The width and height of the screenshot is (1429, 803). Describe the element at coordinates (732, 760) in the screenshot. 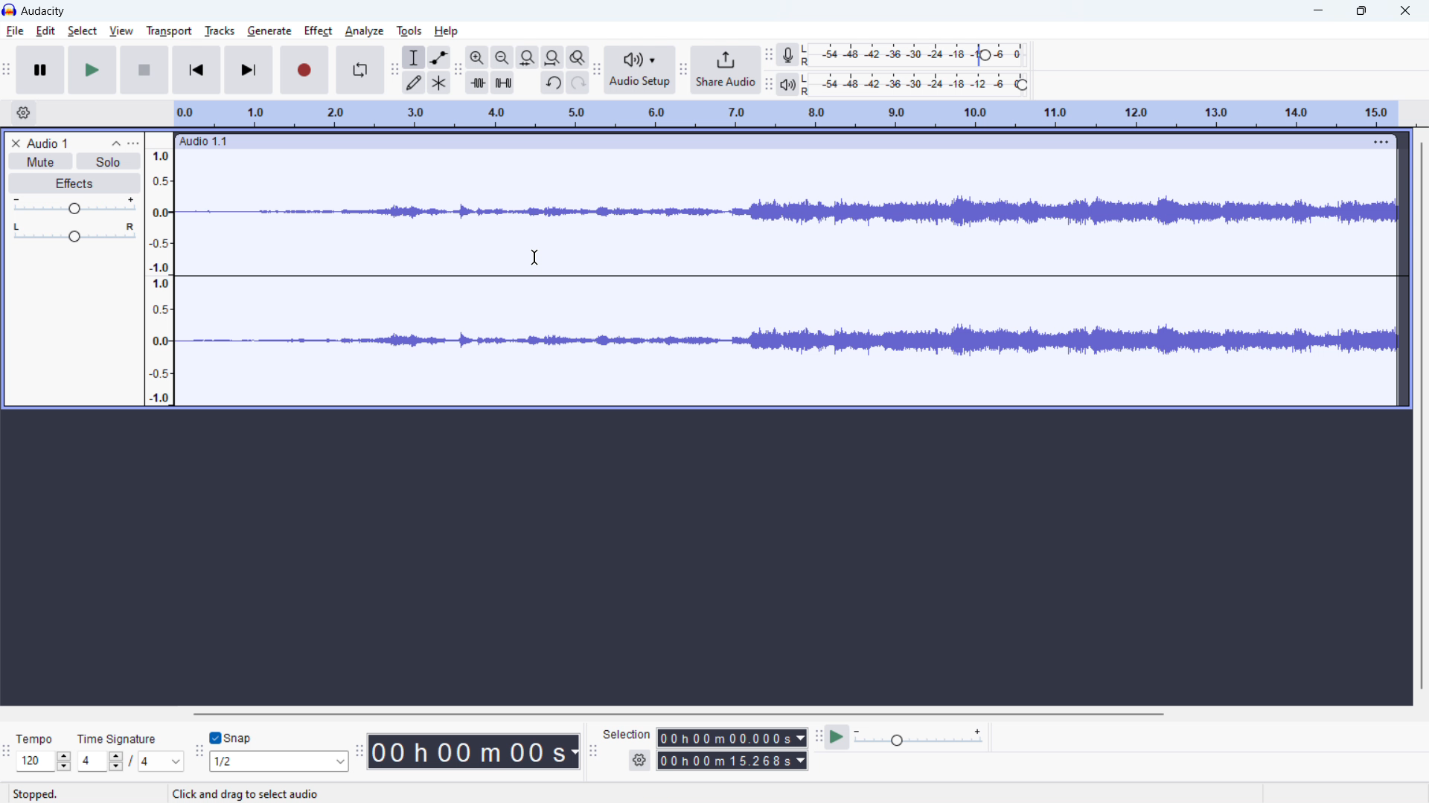

I see `end time` at that location.